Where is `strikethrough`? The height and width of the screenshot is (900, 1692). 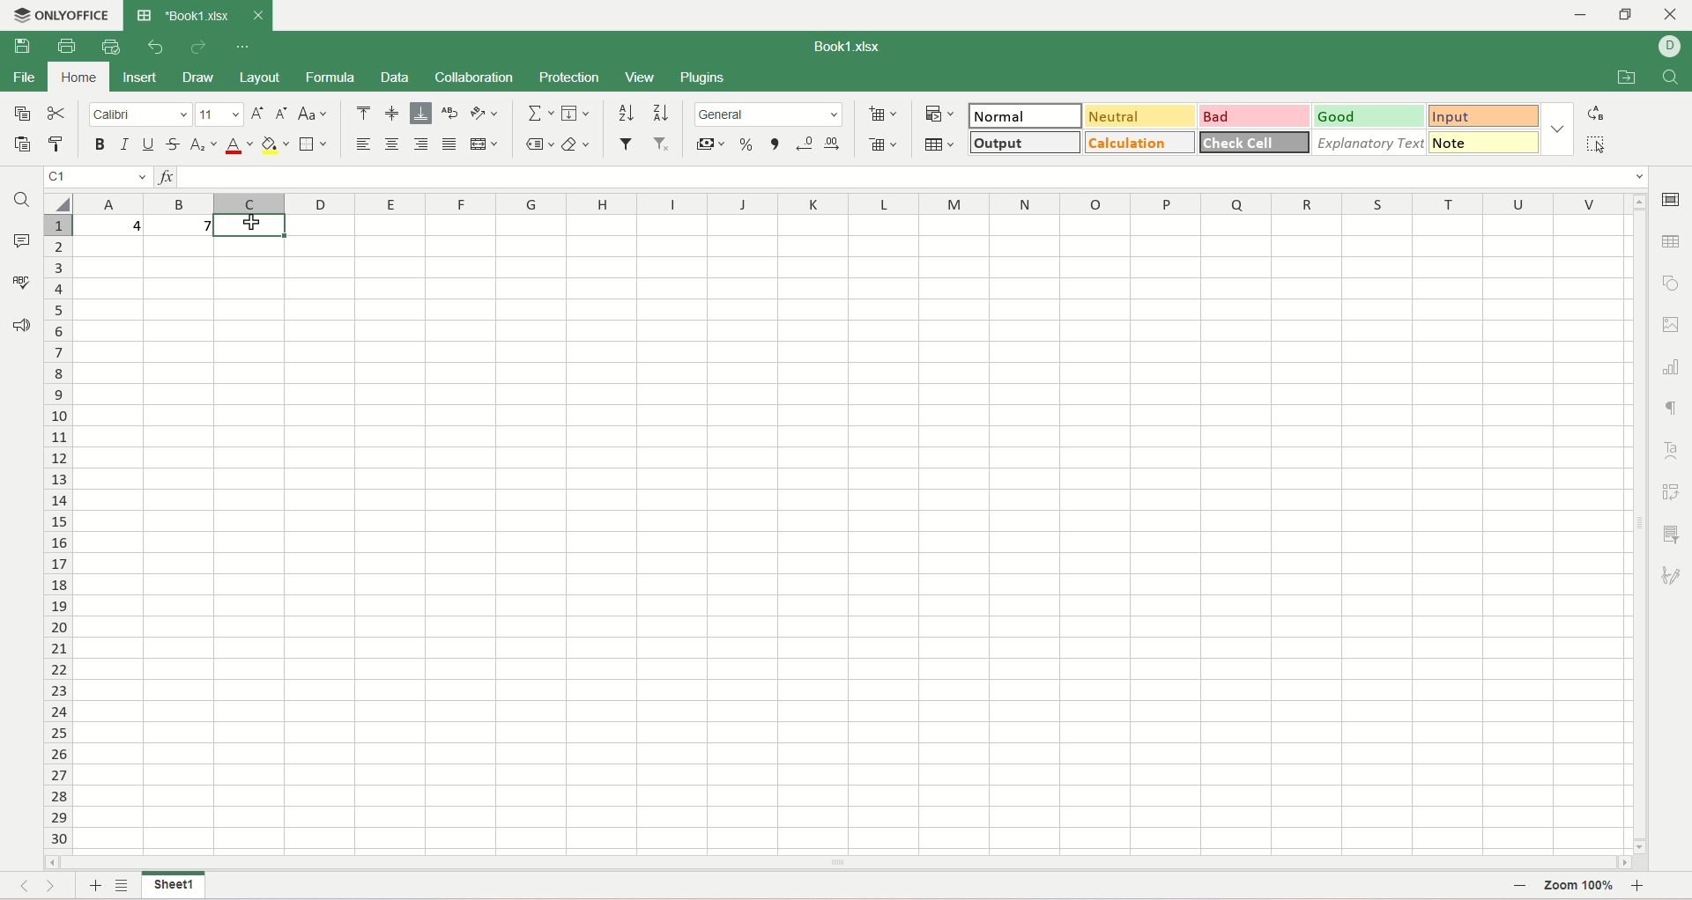 strikethrough is located at coordinates (174, 144).